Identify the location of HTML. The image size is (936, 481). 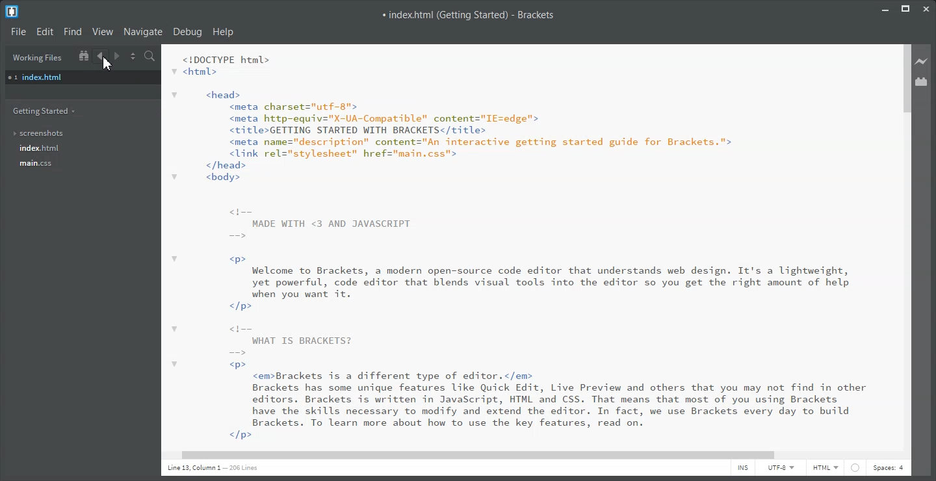
(825, 469).